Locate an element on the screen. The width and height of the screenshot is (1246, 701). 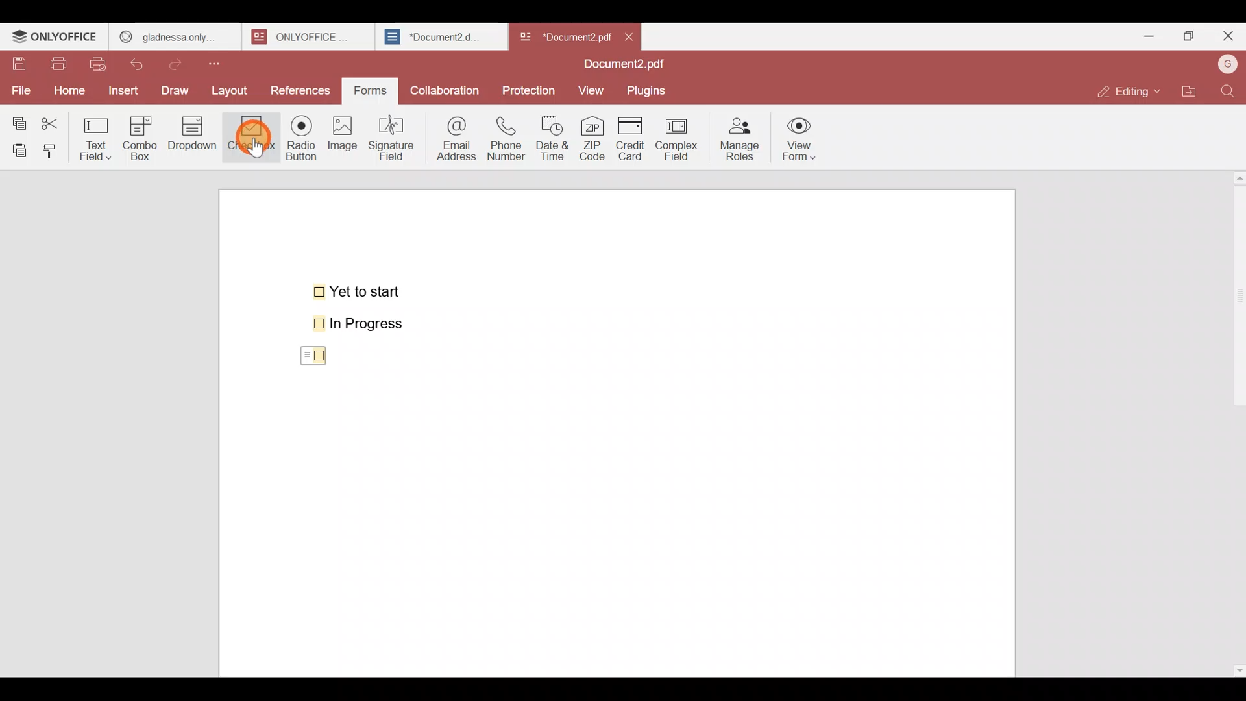
View is located at coordinates (593, 90).